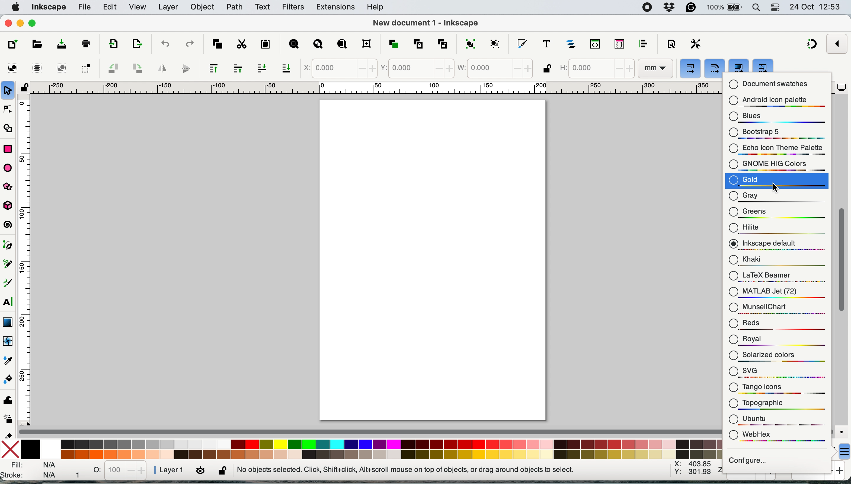 The width and height of the screenshot is (851, 484). What do you see at coordinates (10, 129) in the screenshot?
I see `shape builder tool` at bounding box center [10, 129].